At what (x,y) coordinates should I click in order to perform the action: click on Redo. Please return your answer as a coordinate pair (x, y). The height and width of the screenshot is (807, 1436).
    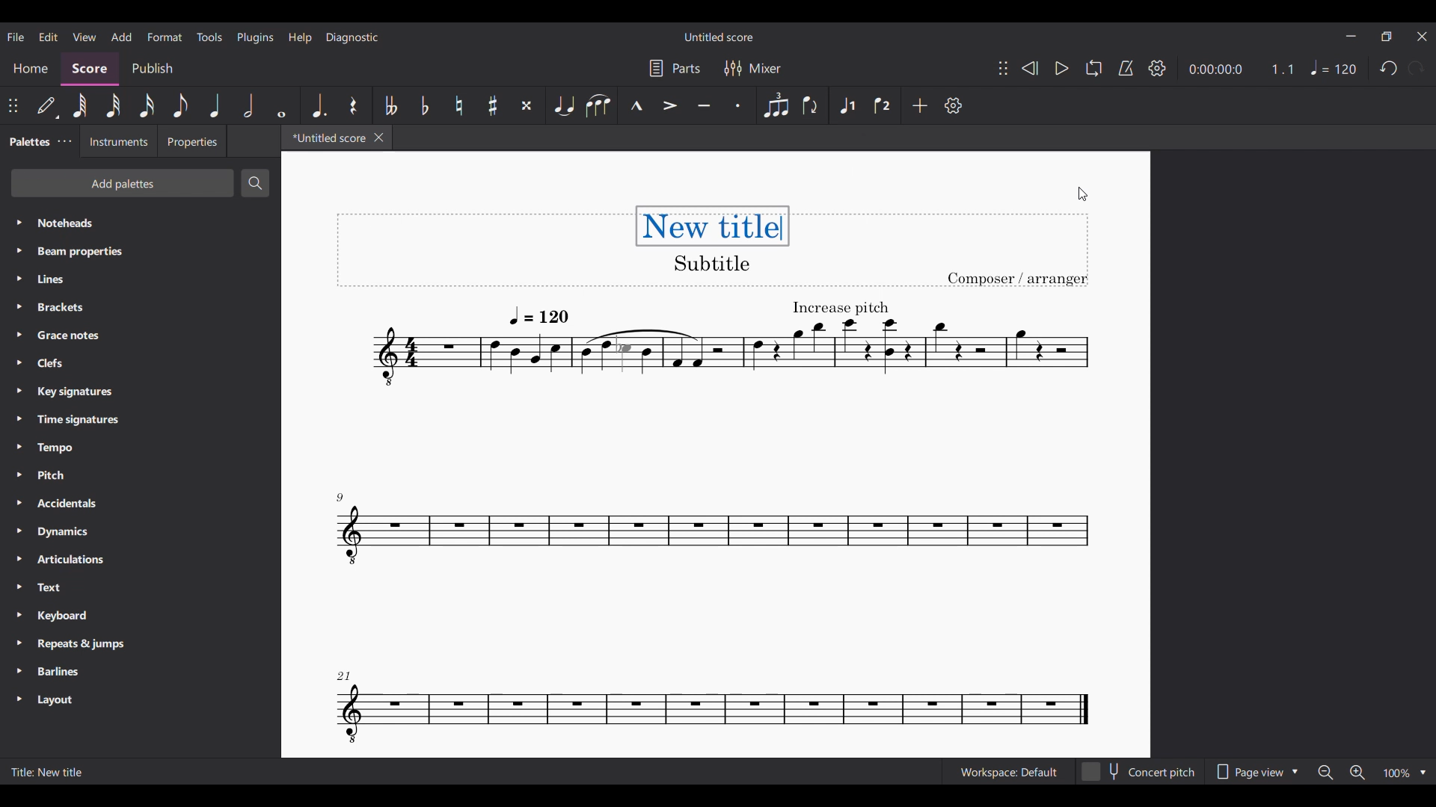
    Looking at the image, I should click on (1416, 68).